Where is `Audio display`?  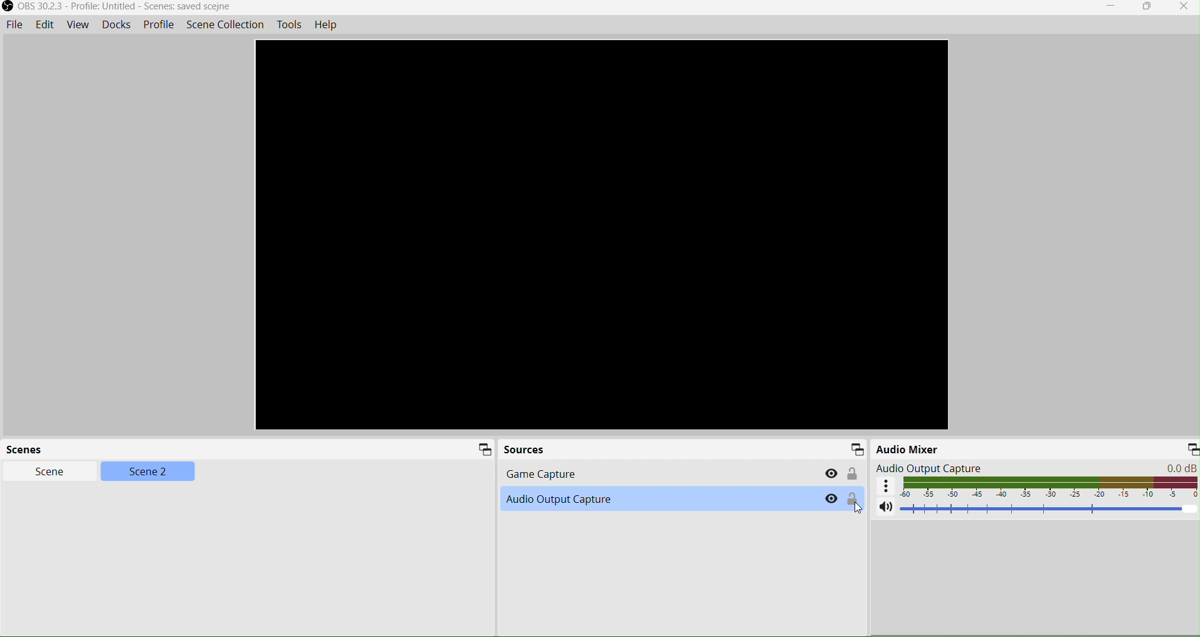
Audio display is located at coordinates (1048, 487).